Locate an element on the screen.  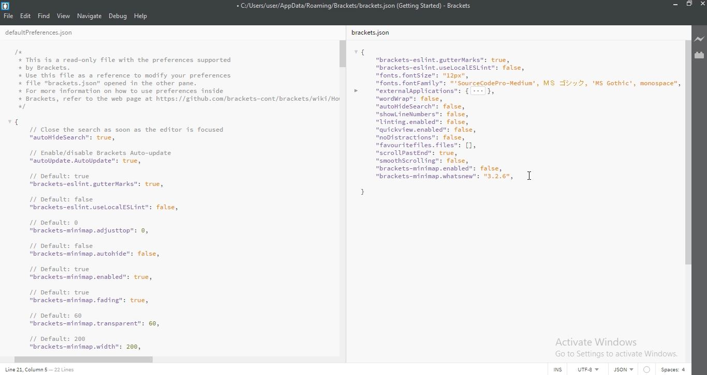
C:/Users/user/AppData/Roaming/Brackets/brackets.json (Getting Started) - Brackets is located at coordinates (356, 5).